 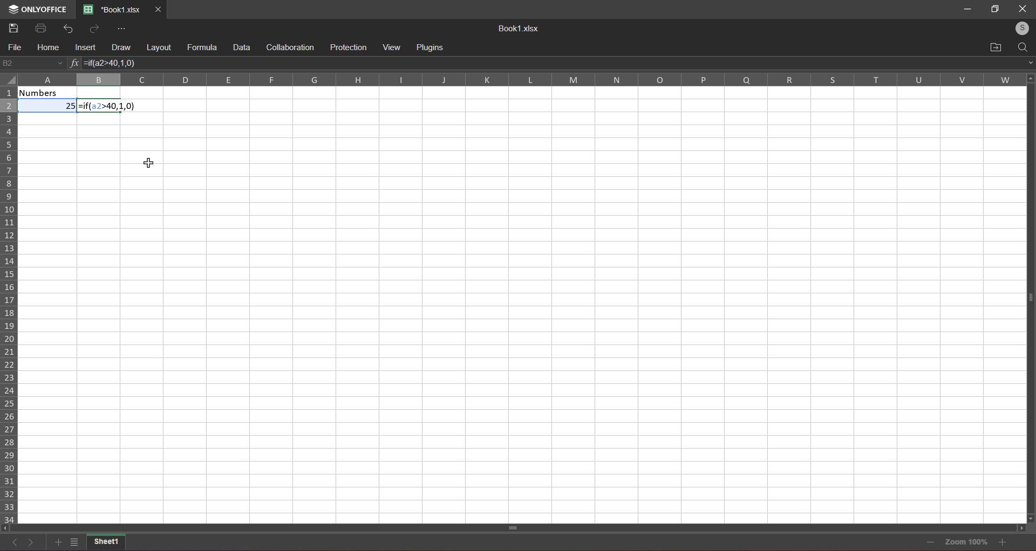 I want to click on login, so click(x=1019, y=27).